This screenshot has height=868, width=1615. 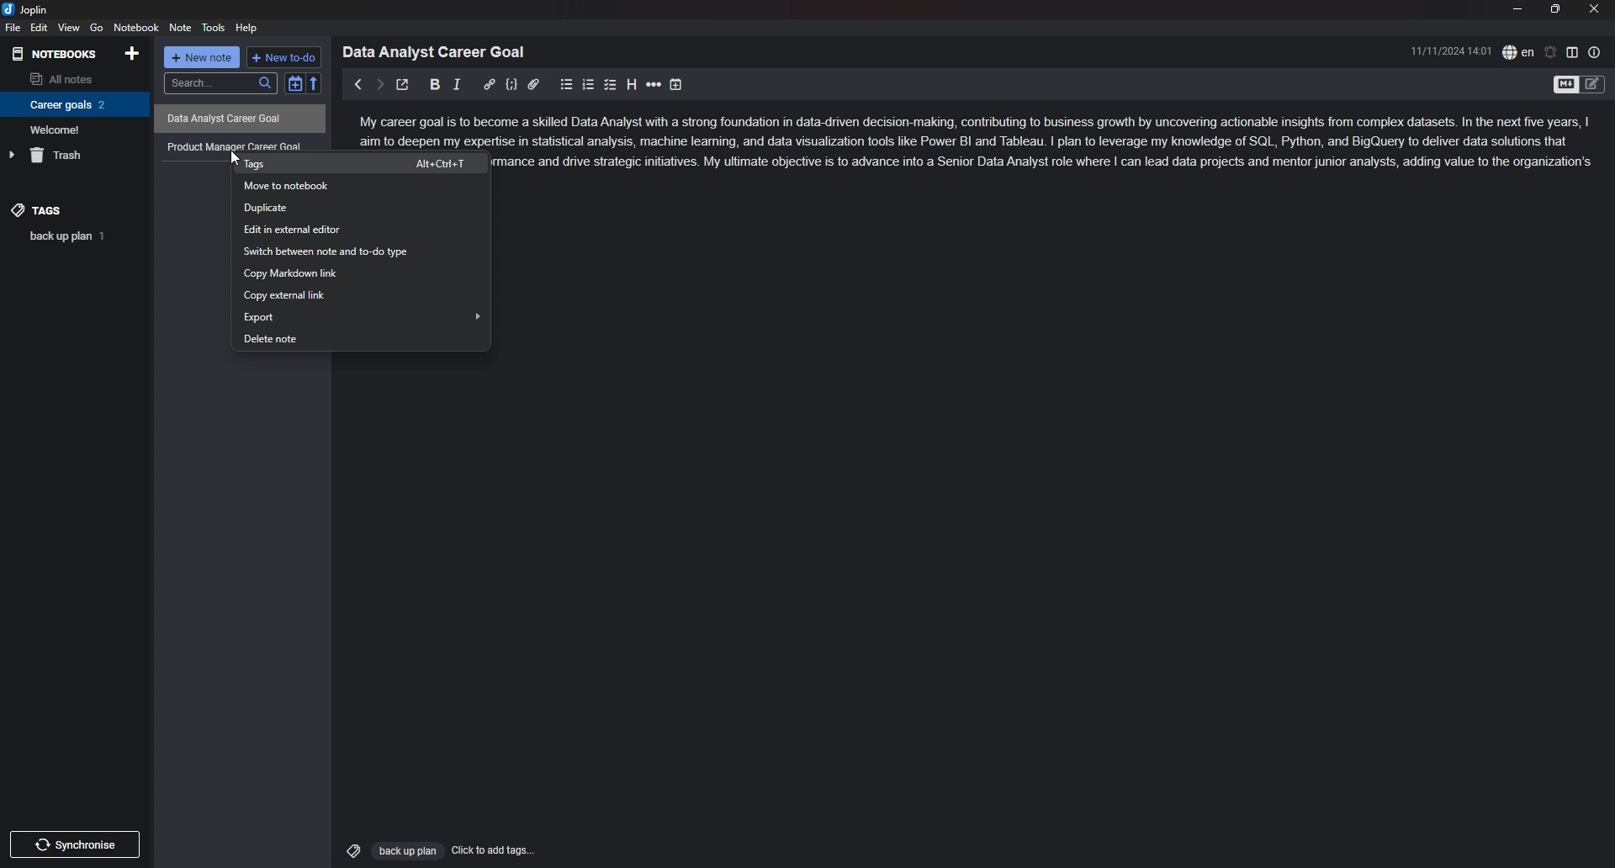 I want to click on edit in external editor, so click(x=361, y=229).